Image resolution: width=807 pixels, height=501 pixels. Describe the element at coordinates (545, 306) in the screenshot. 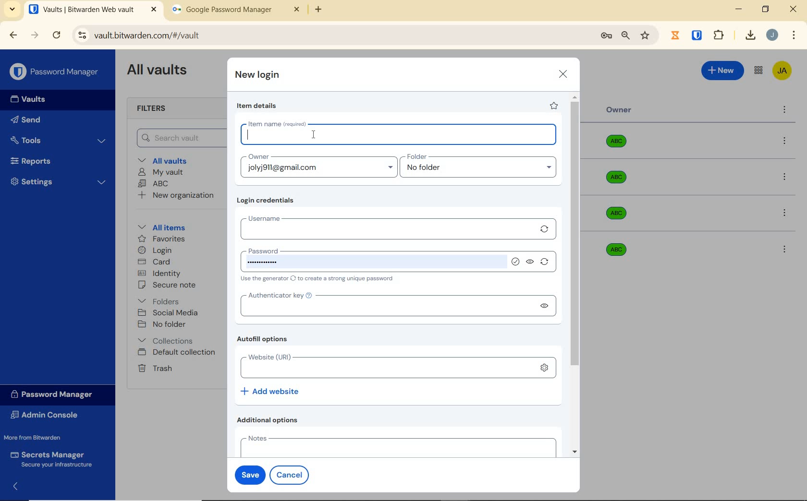

I see `unhide` at that location.